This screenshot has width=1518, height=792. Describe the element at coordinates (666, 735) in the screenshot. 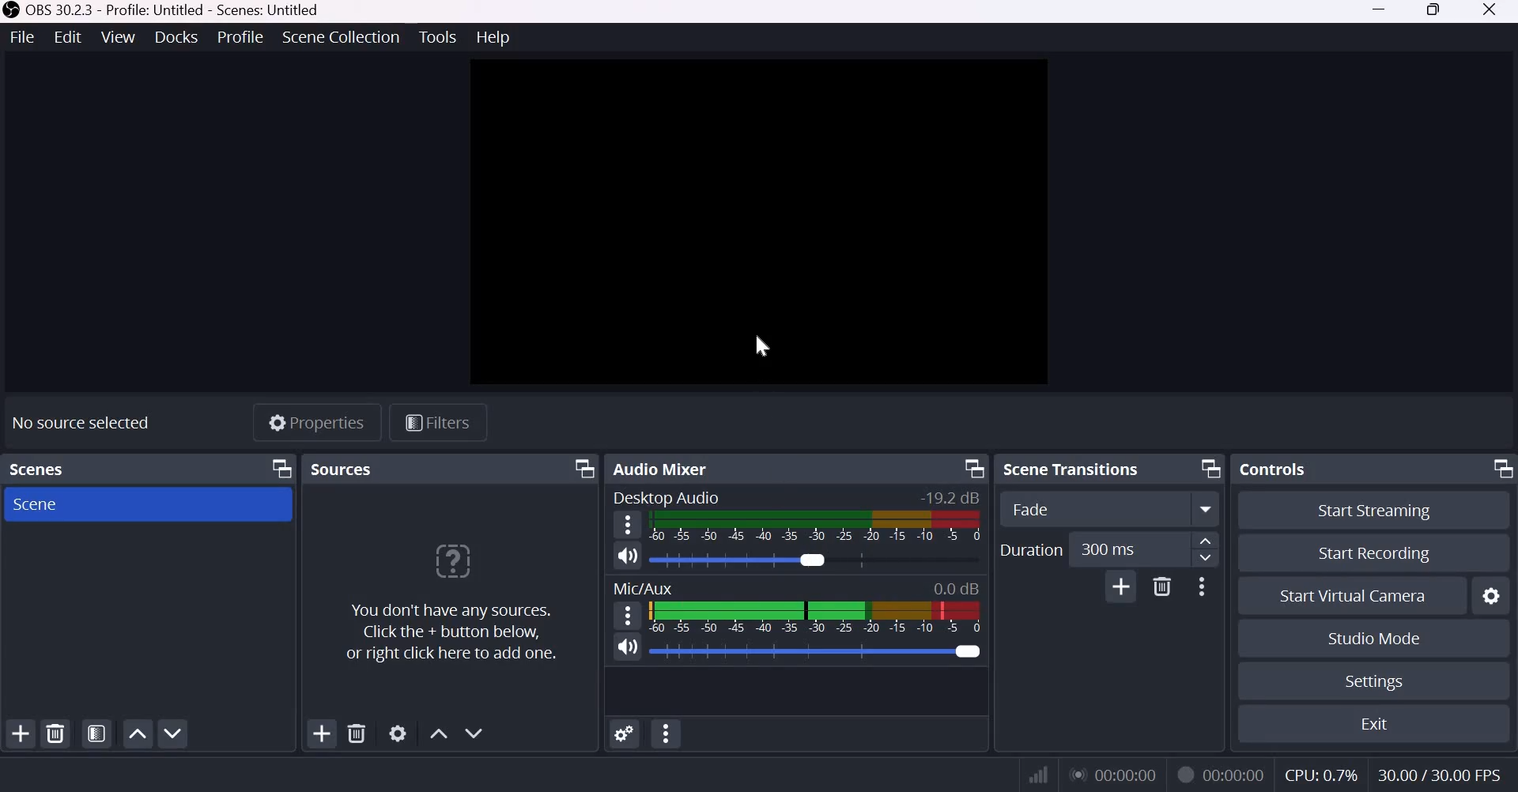

I see `Audio Mixer Menu` at that location.